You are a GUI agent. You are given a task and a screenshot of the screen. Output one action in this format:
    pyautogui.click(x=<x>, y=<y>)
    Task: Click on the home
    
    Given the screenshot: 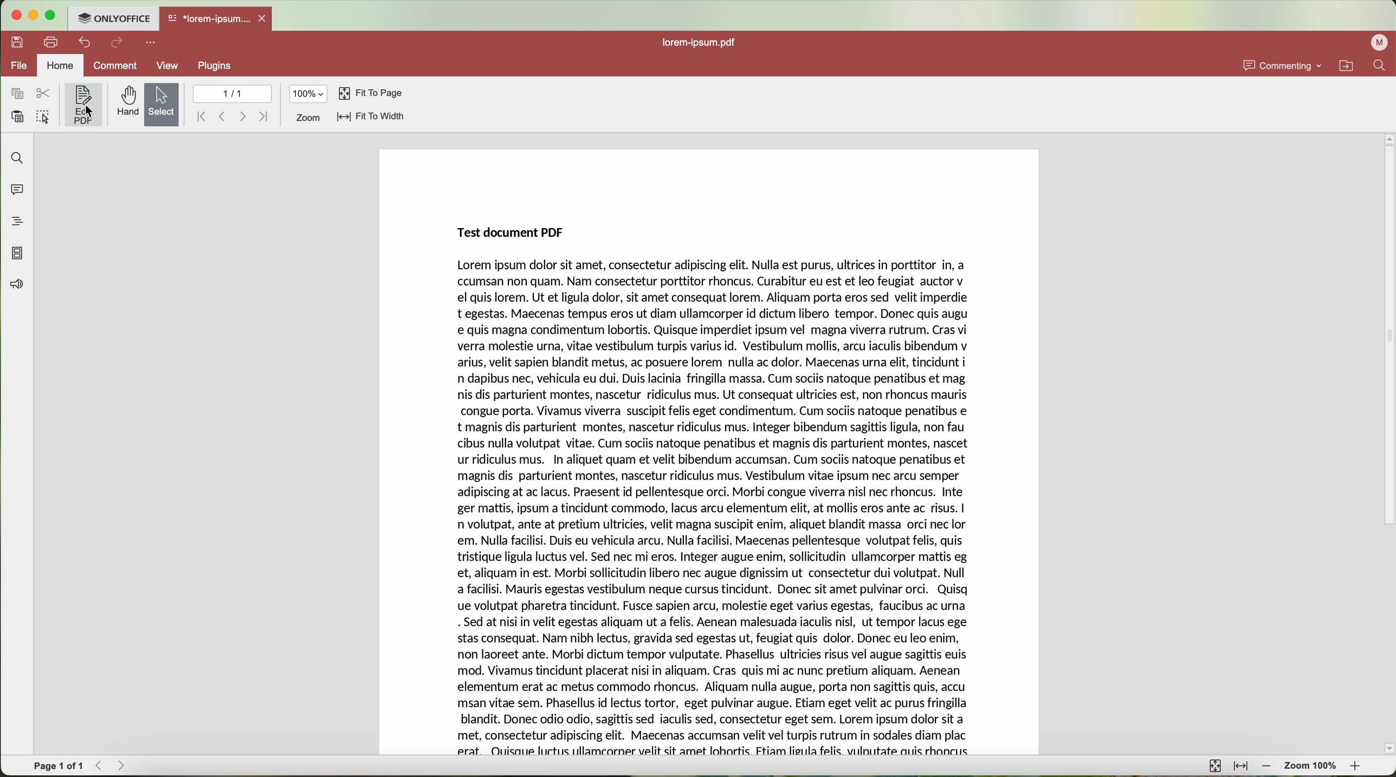 What is the action you would take?
    pyautogui.click(x=60, y=66)
    